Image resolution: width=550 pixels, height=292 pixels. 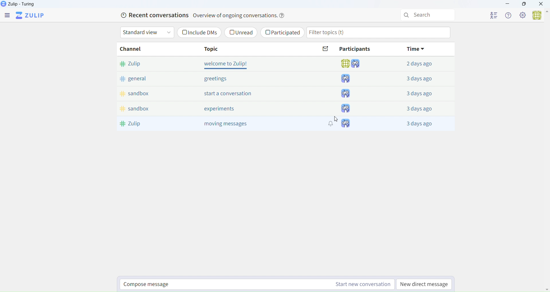 I want to click on Help, so click(x=508, y=16).